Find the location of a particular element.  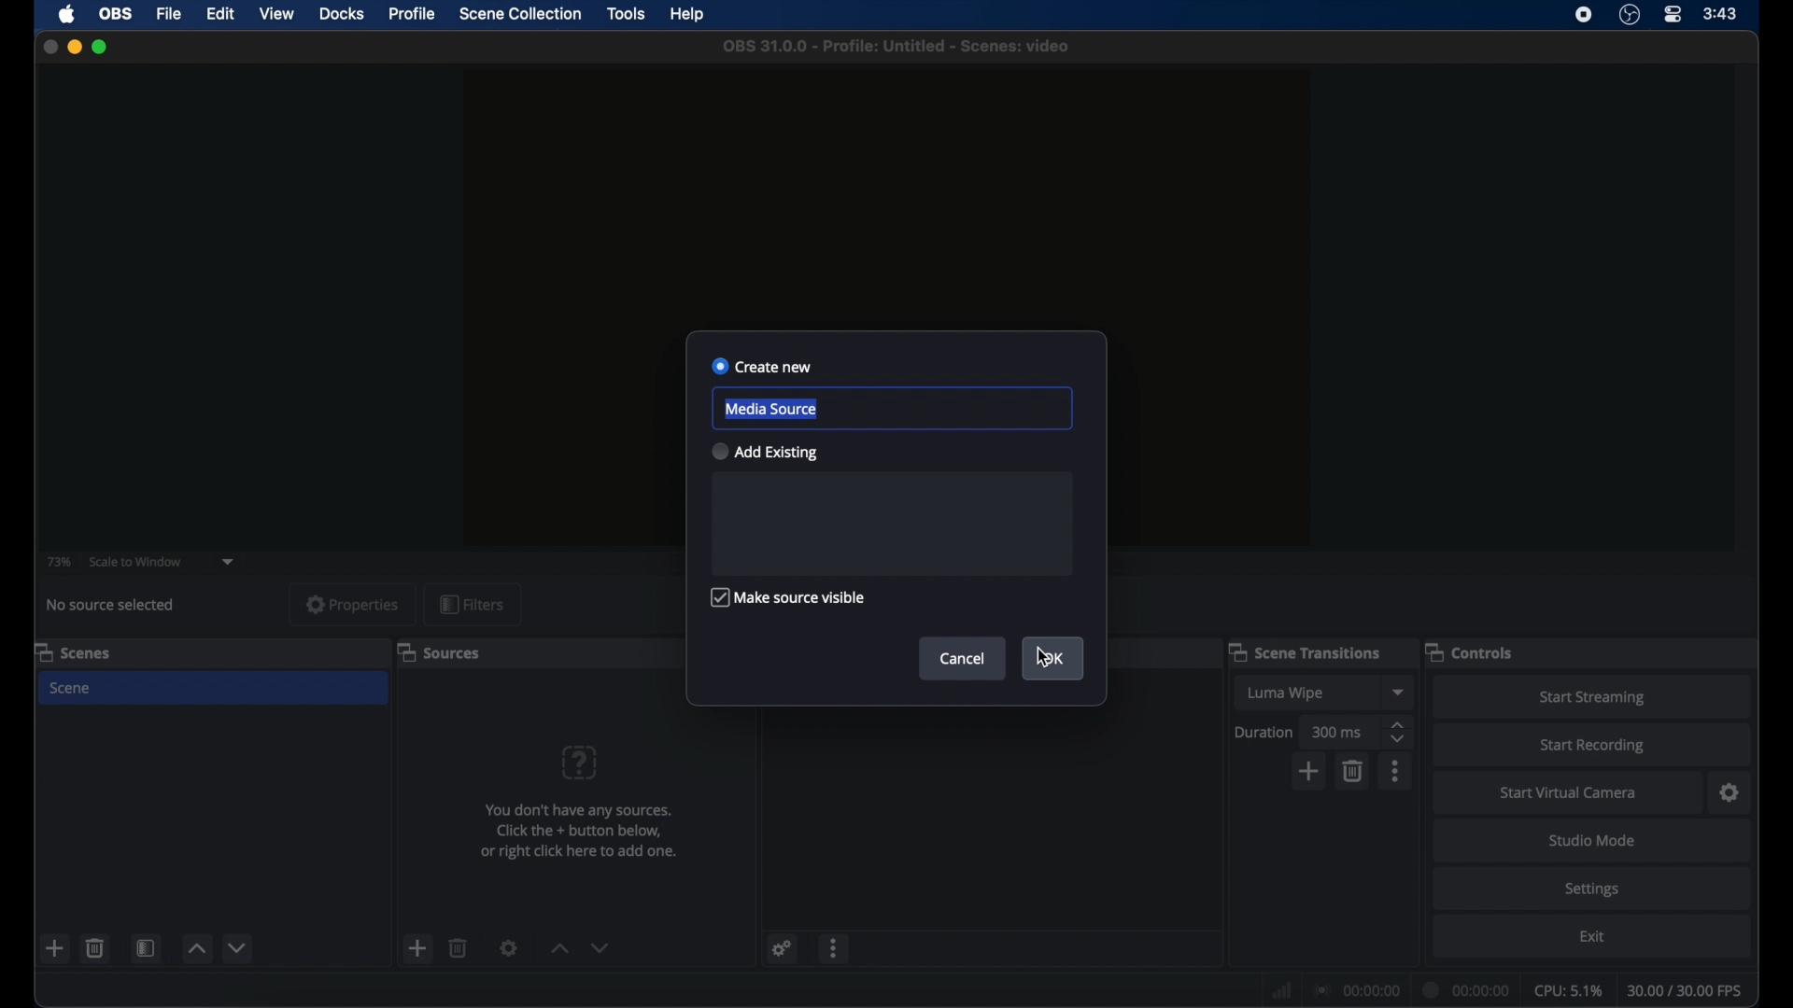

filters is located at coordinates (472, 604).